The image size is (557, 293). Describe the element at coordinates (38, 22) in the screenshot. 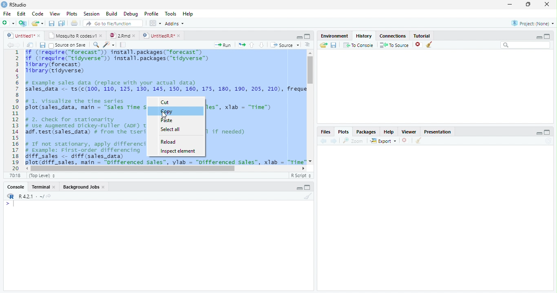

I see `Open Folder` at that location.